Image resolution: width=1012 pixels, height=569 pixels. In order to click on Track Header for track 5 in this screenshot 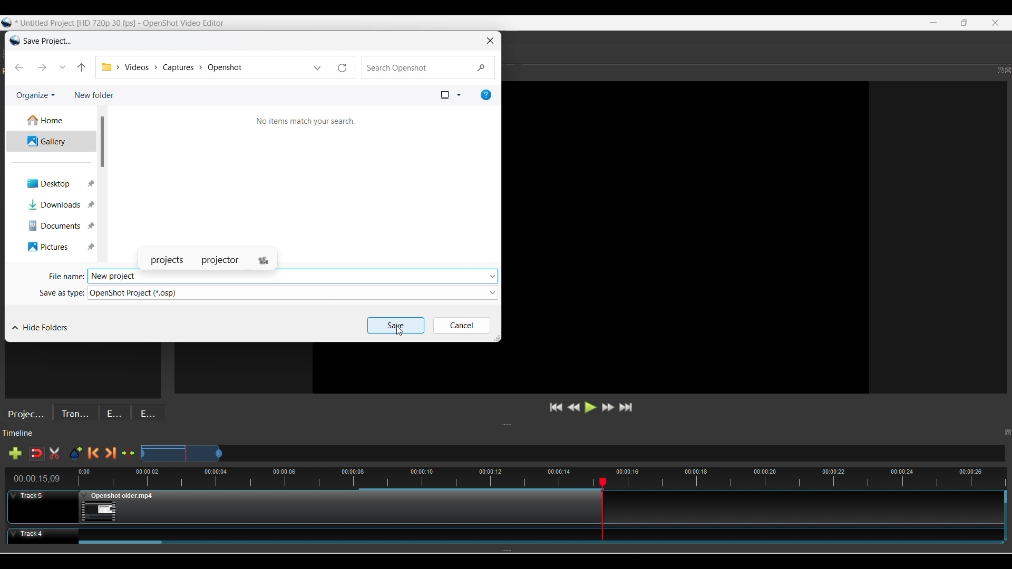, I will do `click(43, 506)`.